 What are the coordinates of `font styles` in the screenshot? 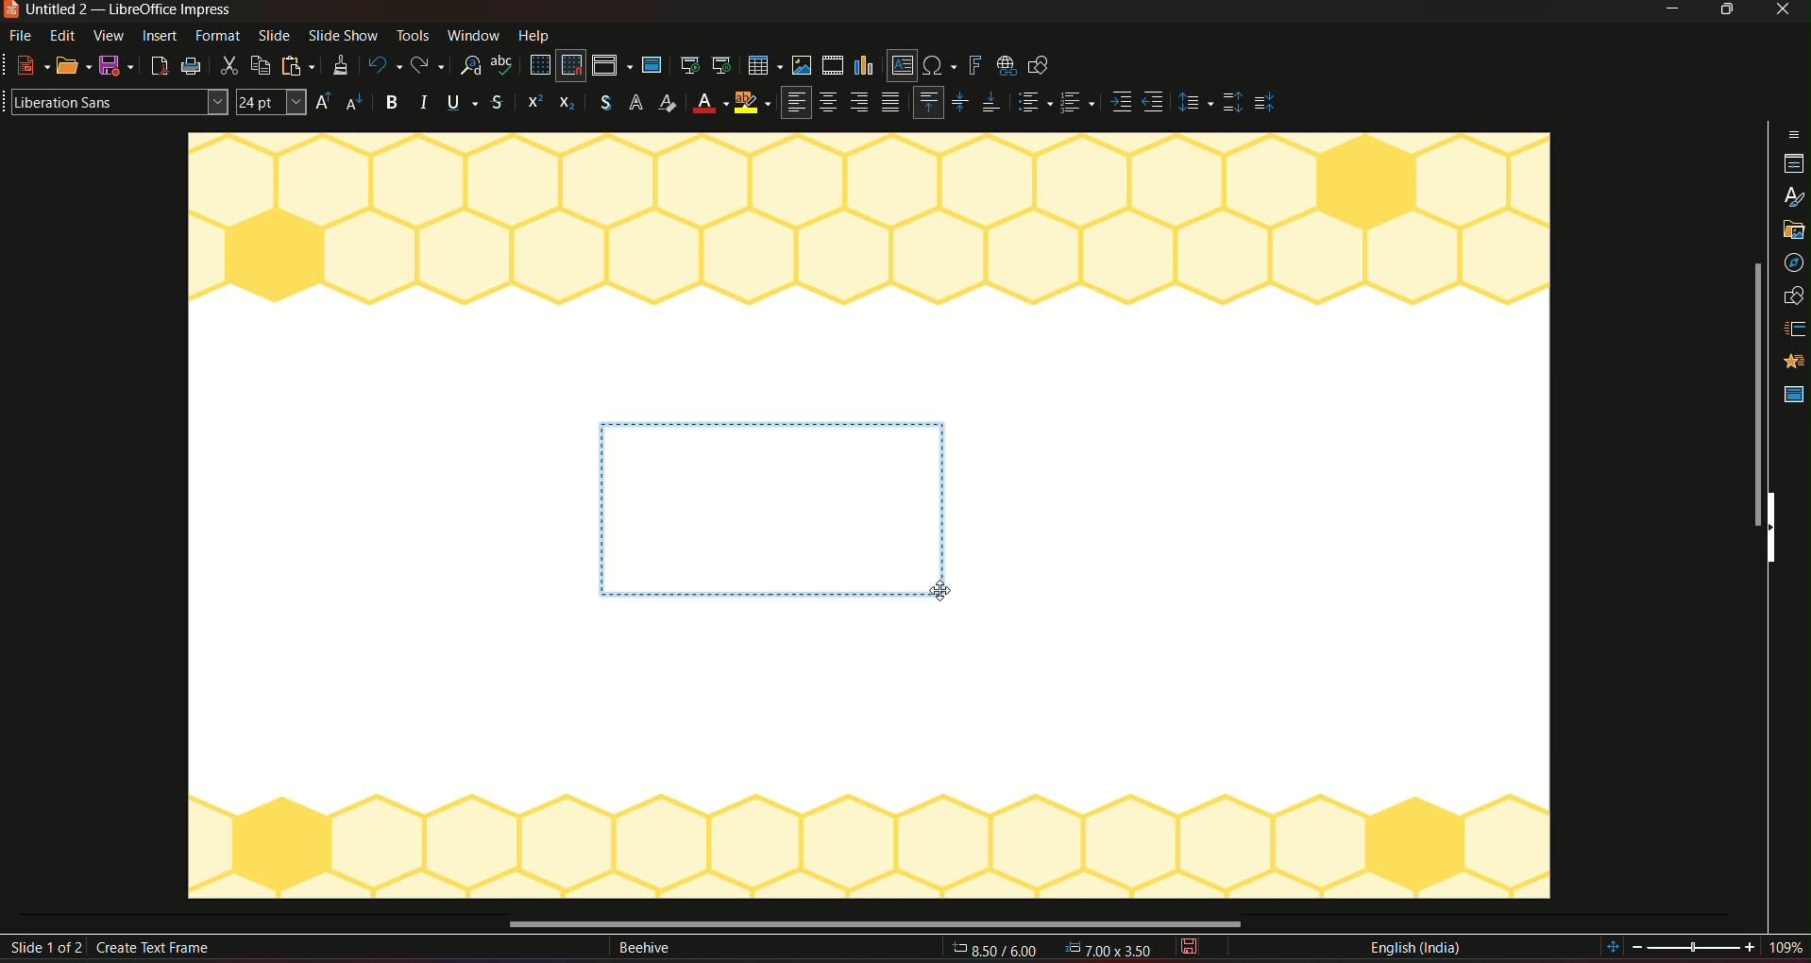 It's located at (636, 104).